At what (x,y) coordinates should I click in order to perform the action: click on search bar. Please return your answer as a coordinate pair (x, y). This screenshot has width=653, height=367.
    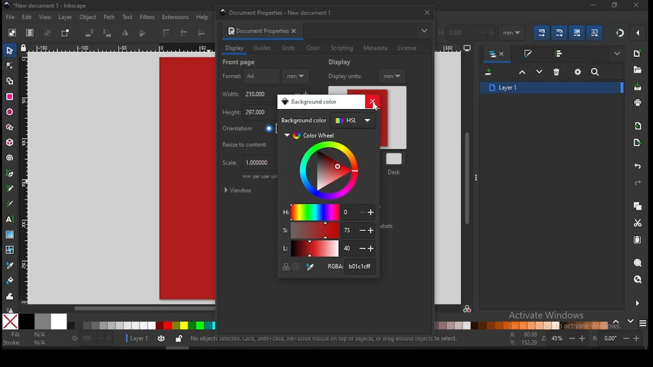
    Looking at the image, I should click on (607, 72).